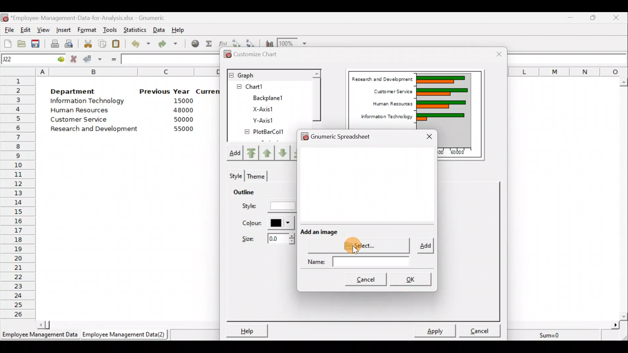 The image size is (628, 353). I want to click on Previous Year, so click(165, 91).